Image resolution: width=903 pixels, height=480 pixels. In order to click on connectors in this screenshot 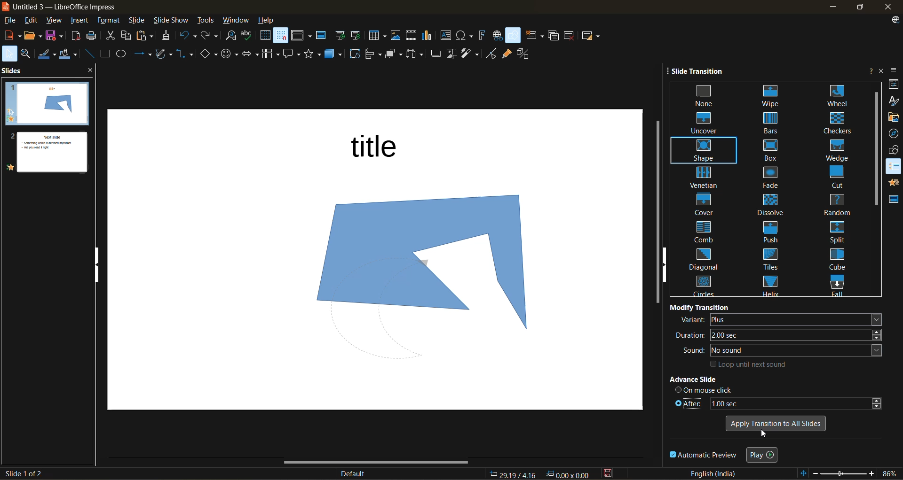, I will do `click(185, 54)`.